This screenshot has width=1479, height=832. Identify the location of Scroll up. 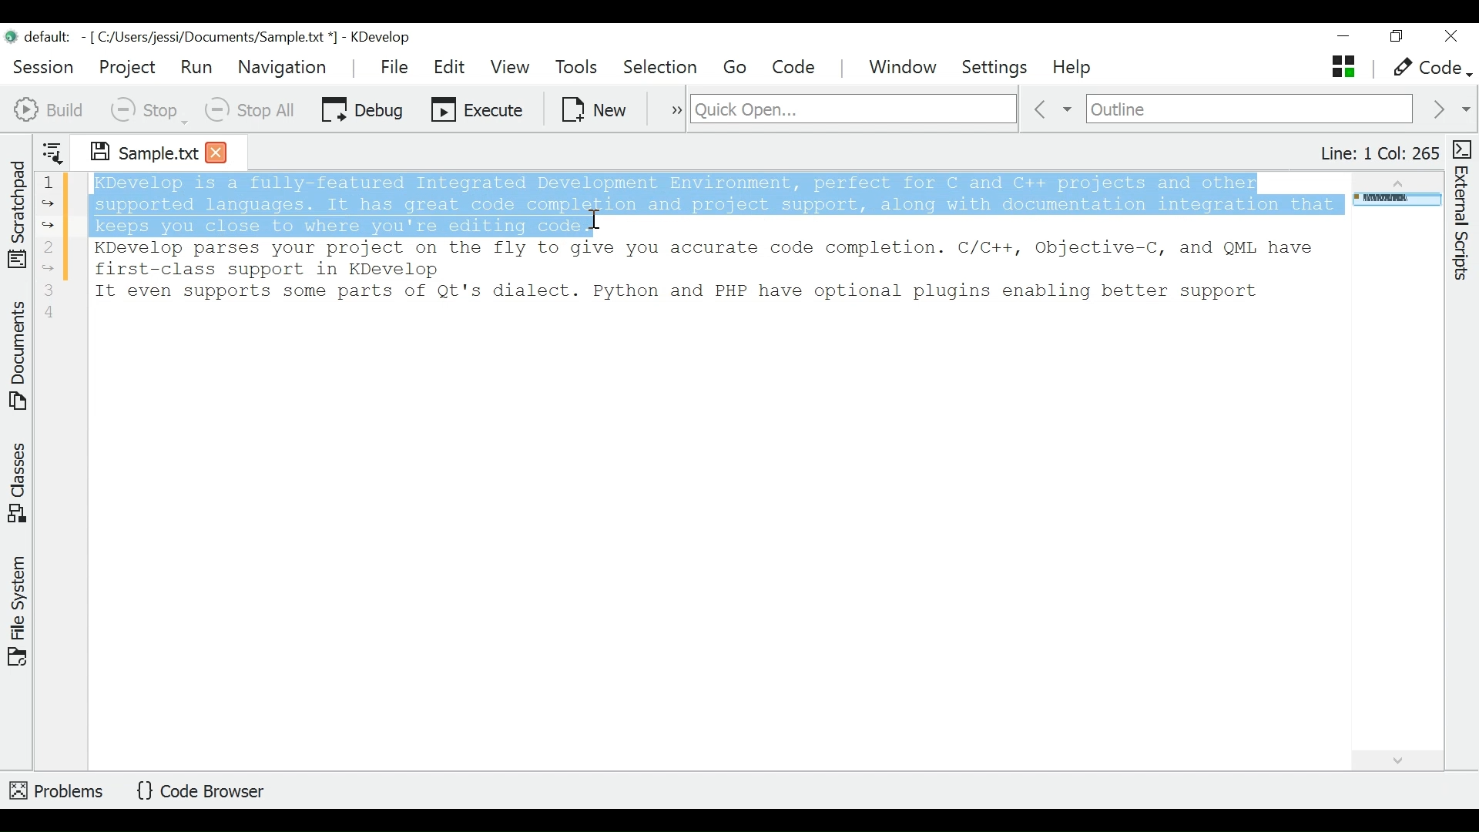
(1395, 180).